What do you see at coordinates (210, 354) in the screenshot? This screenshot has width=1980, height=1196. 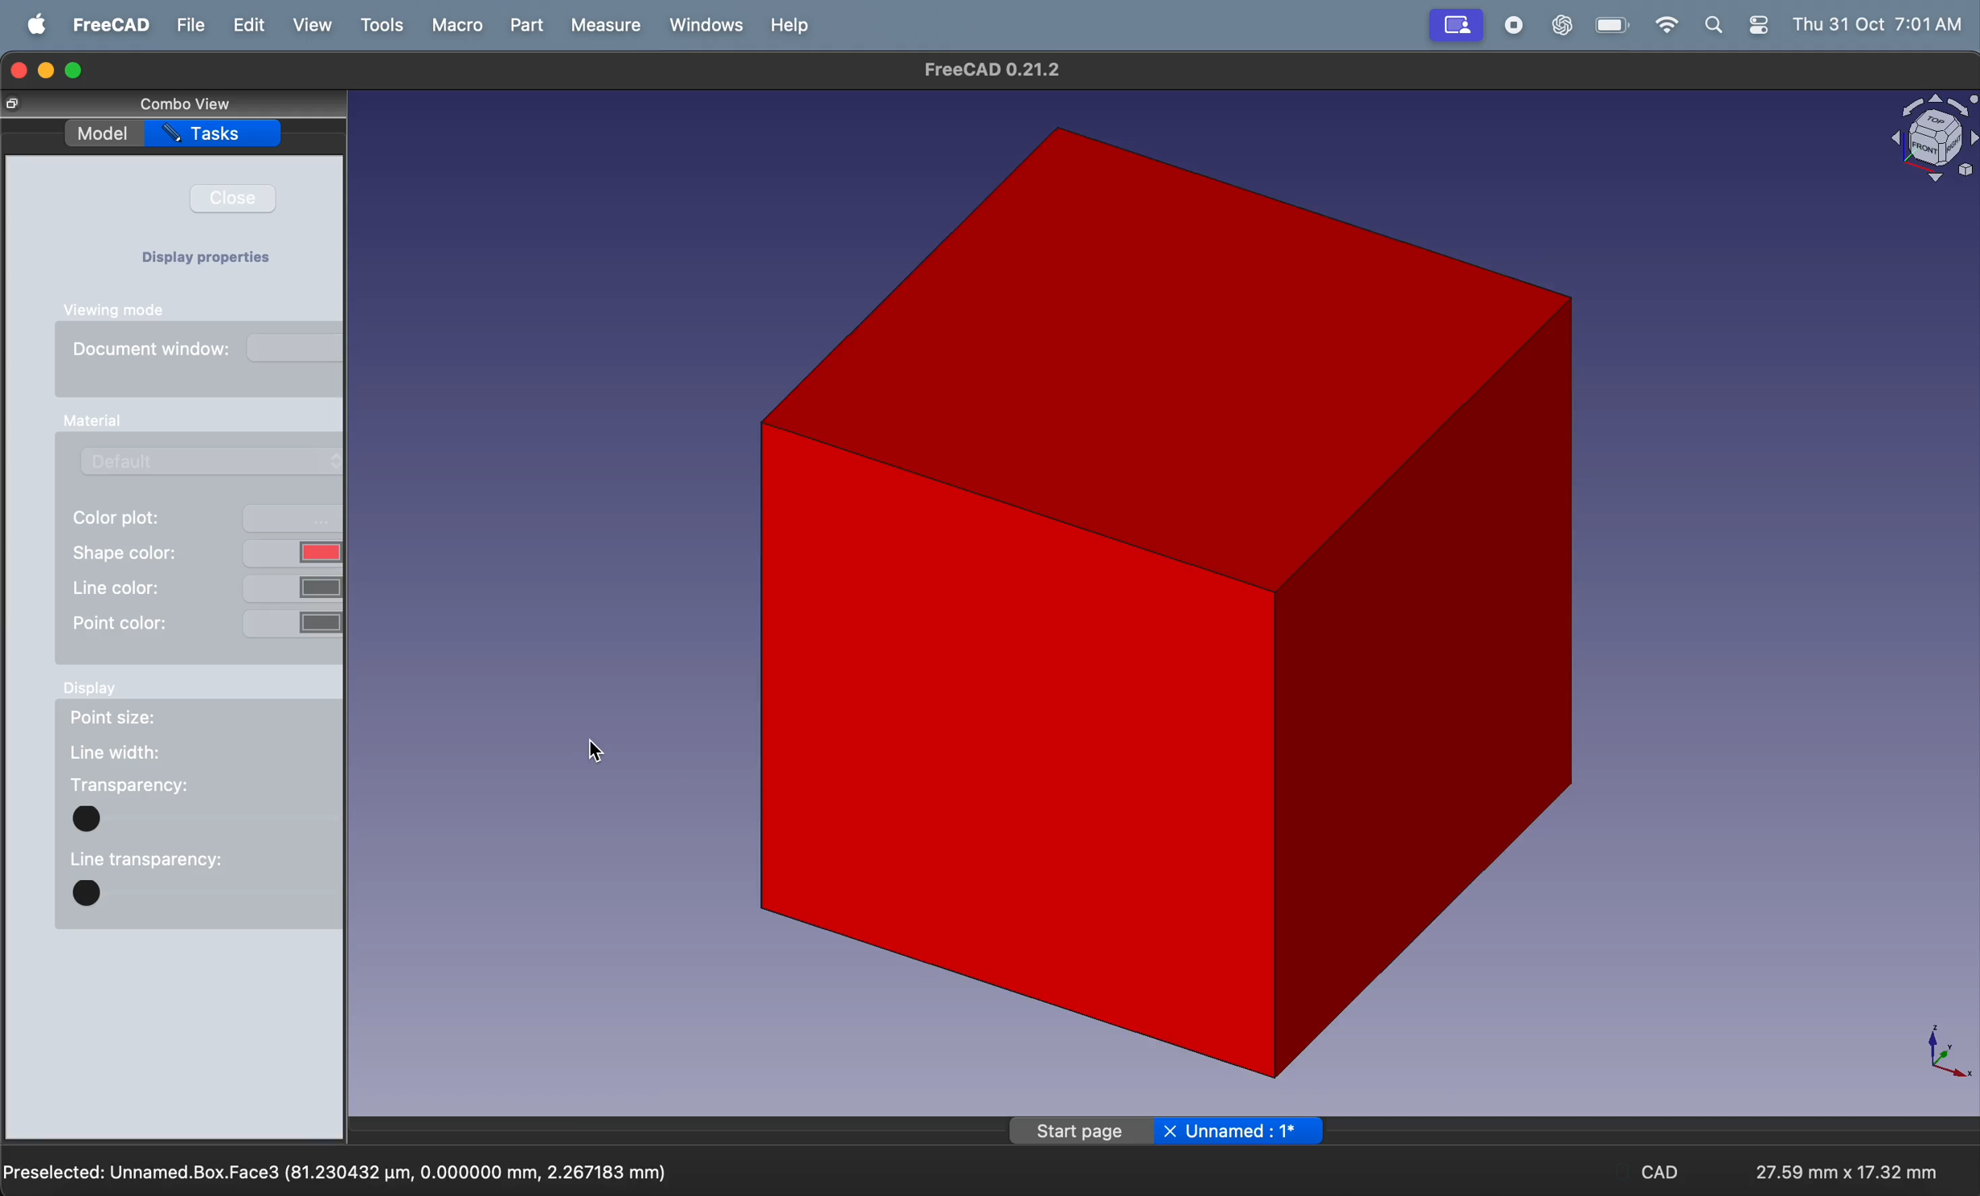 I see `document window` at bounding box center [210, 354].